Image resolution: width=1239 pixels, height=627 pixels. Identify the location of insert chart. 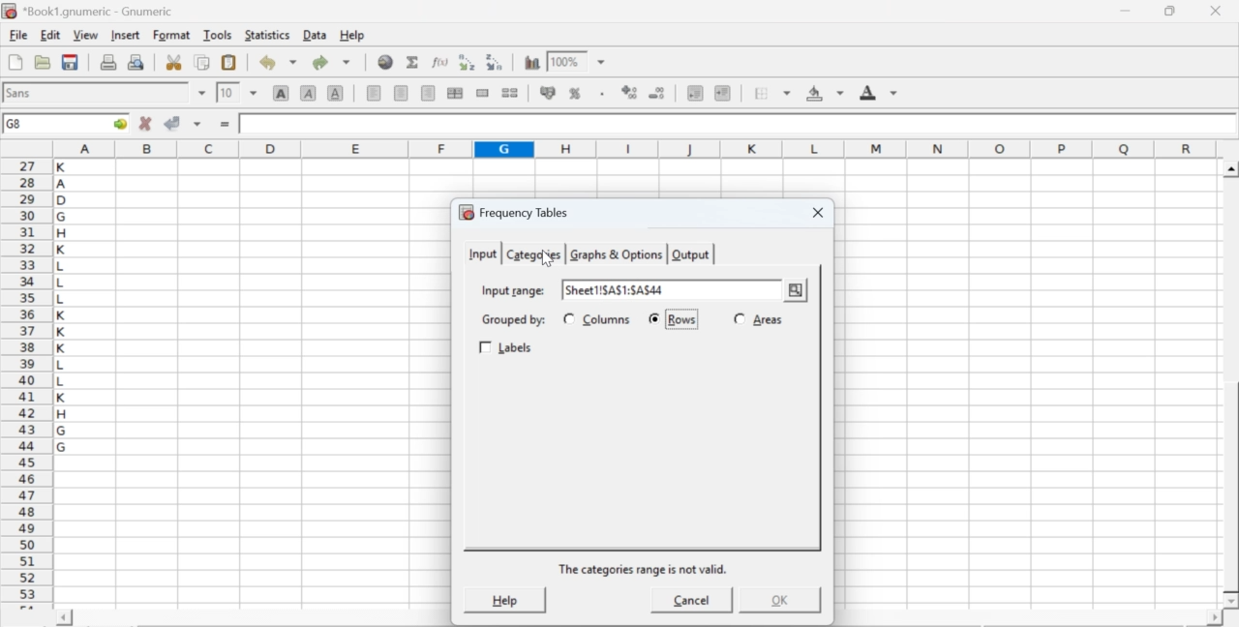
(532, 61).